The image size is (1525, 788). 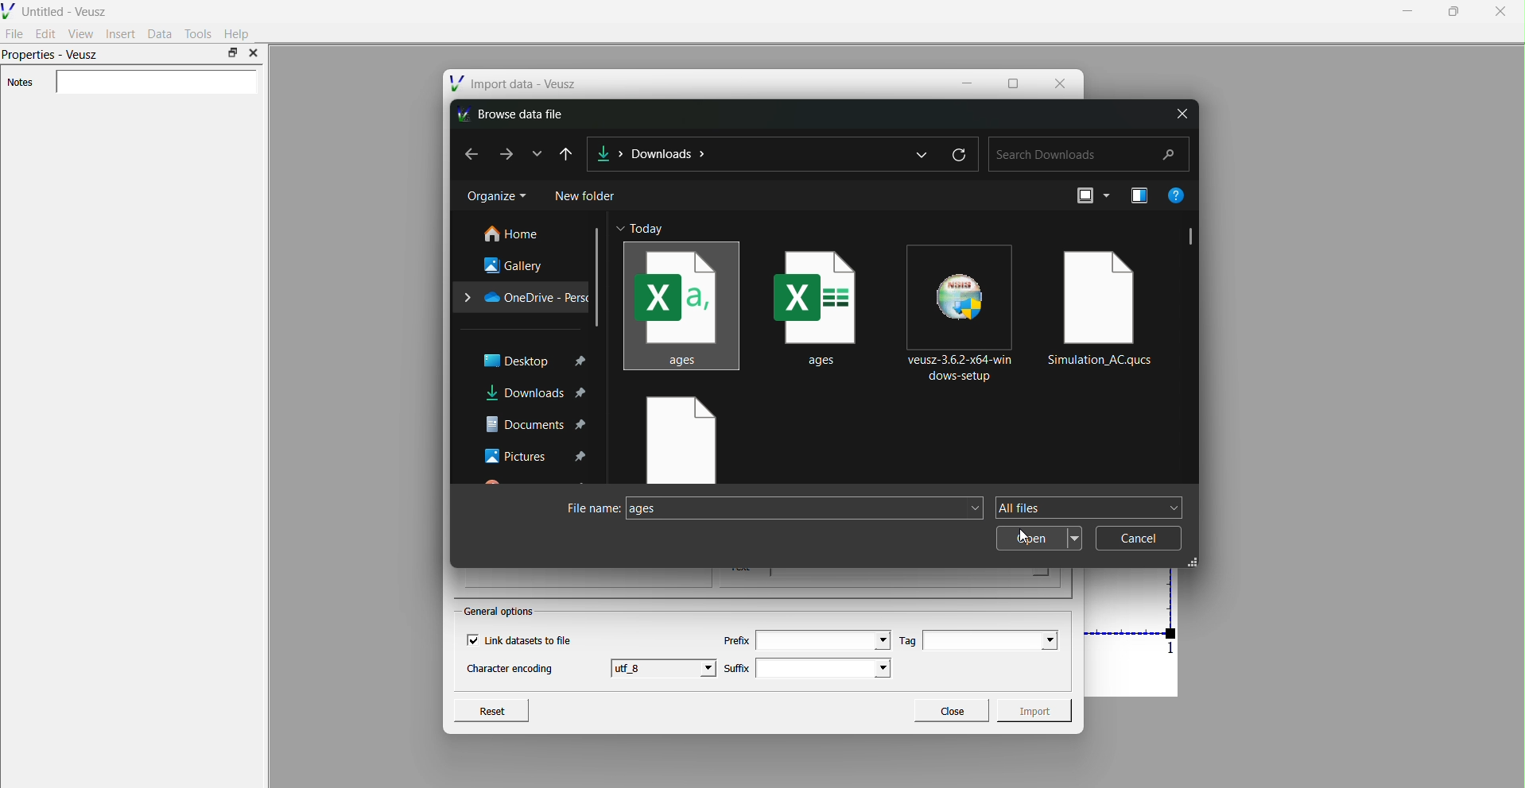 What do you see at coordinates (821, 640) in the screenshot?
I see `prefilx field` at bounding box center [821, 640].